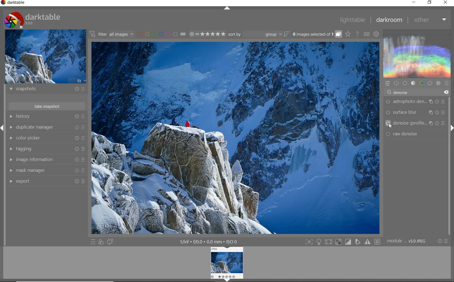  Describe the element at coordinates (211, 241) in the screenshot. I see `1/inf*f/0.0 mm*ISO 0` at that location.